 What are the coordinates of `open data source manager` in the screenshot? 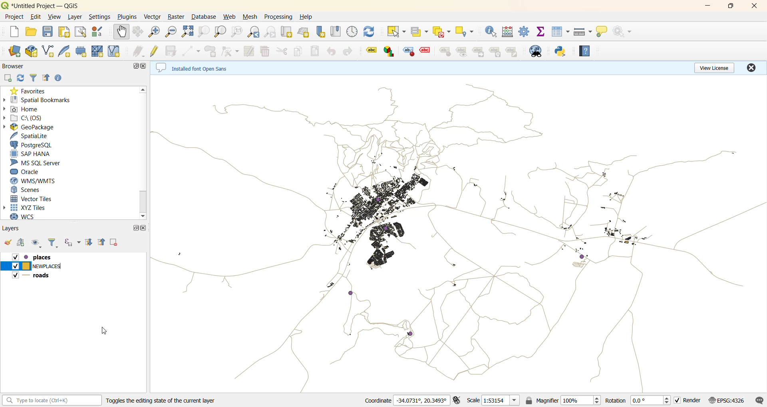 It's located at (14, 51).